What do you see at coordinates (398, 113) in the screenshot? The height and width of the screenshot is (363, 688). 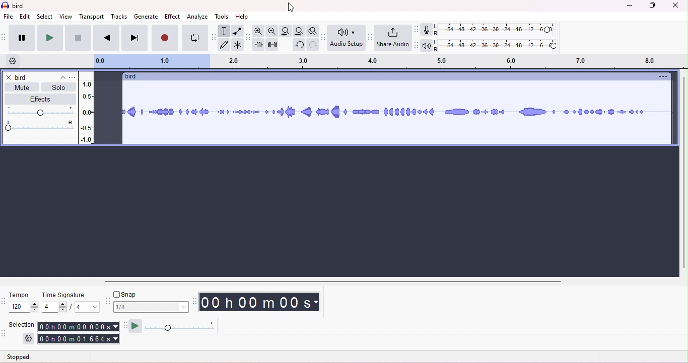 I see `waveform` at bounding box center [398, 113].